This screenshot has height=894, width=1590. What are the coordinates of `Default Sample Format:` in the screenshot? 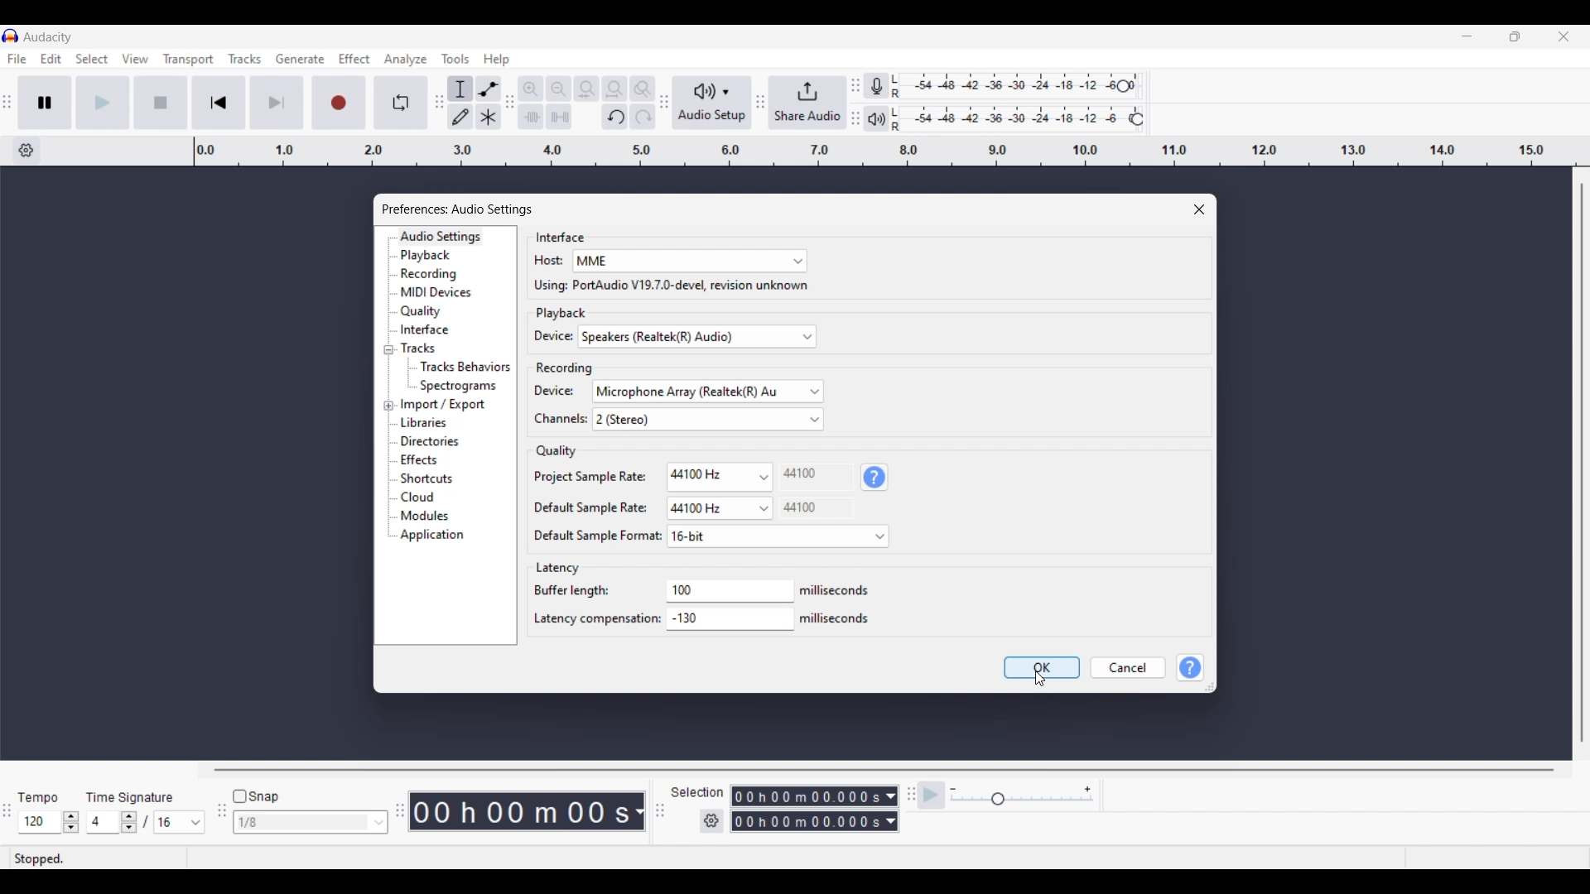 It's located at (588, 537).